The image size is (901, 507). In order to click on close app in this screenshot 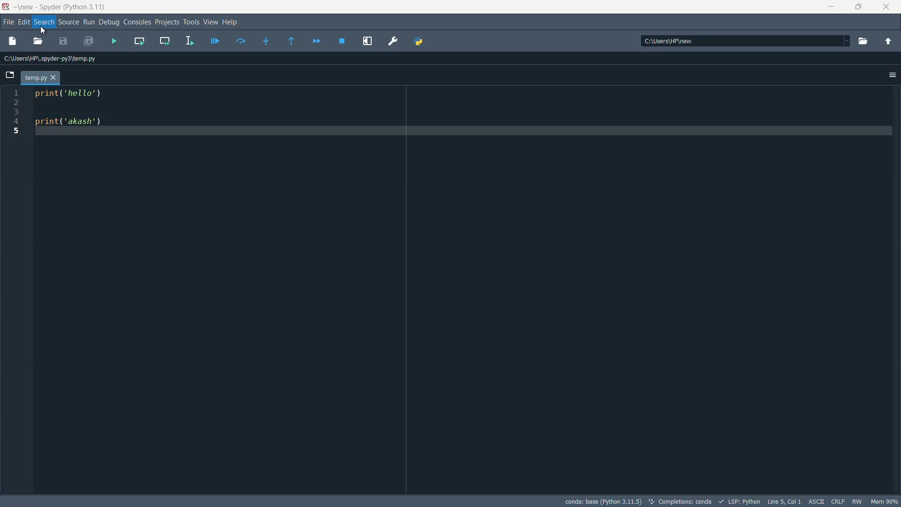, I will do `click(888, 7)`.